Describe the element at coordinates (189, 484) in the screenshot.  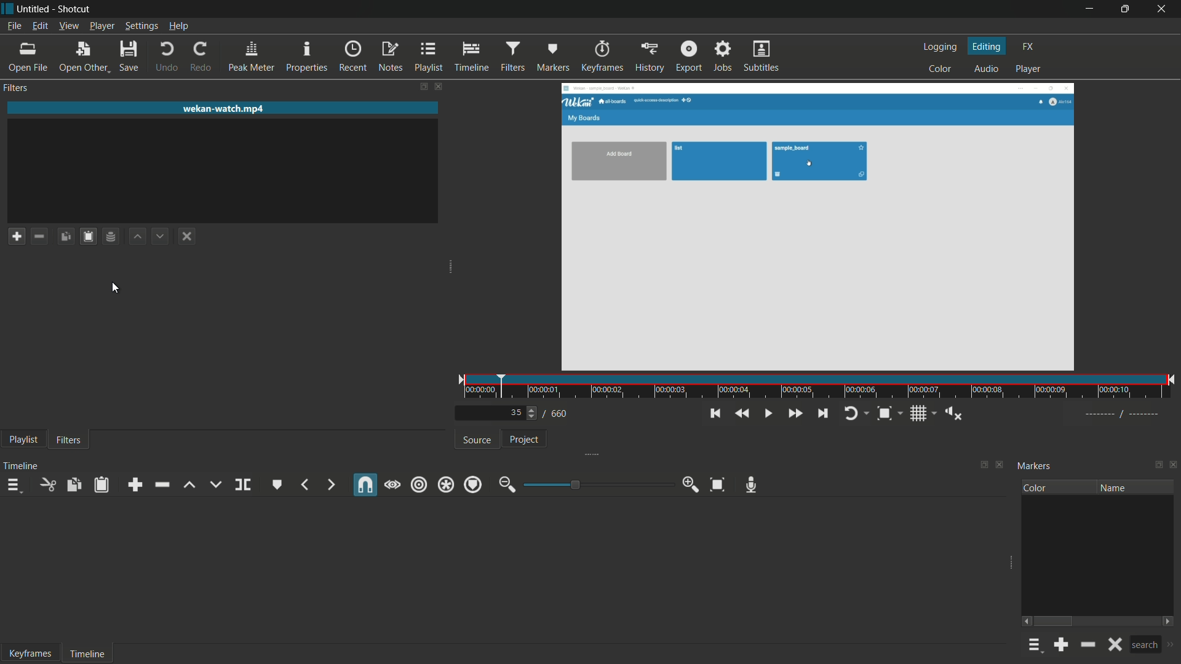
I see `lift` at that location.